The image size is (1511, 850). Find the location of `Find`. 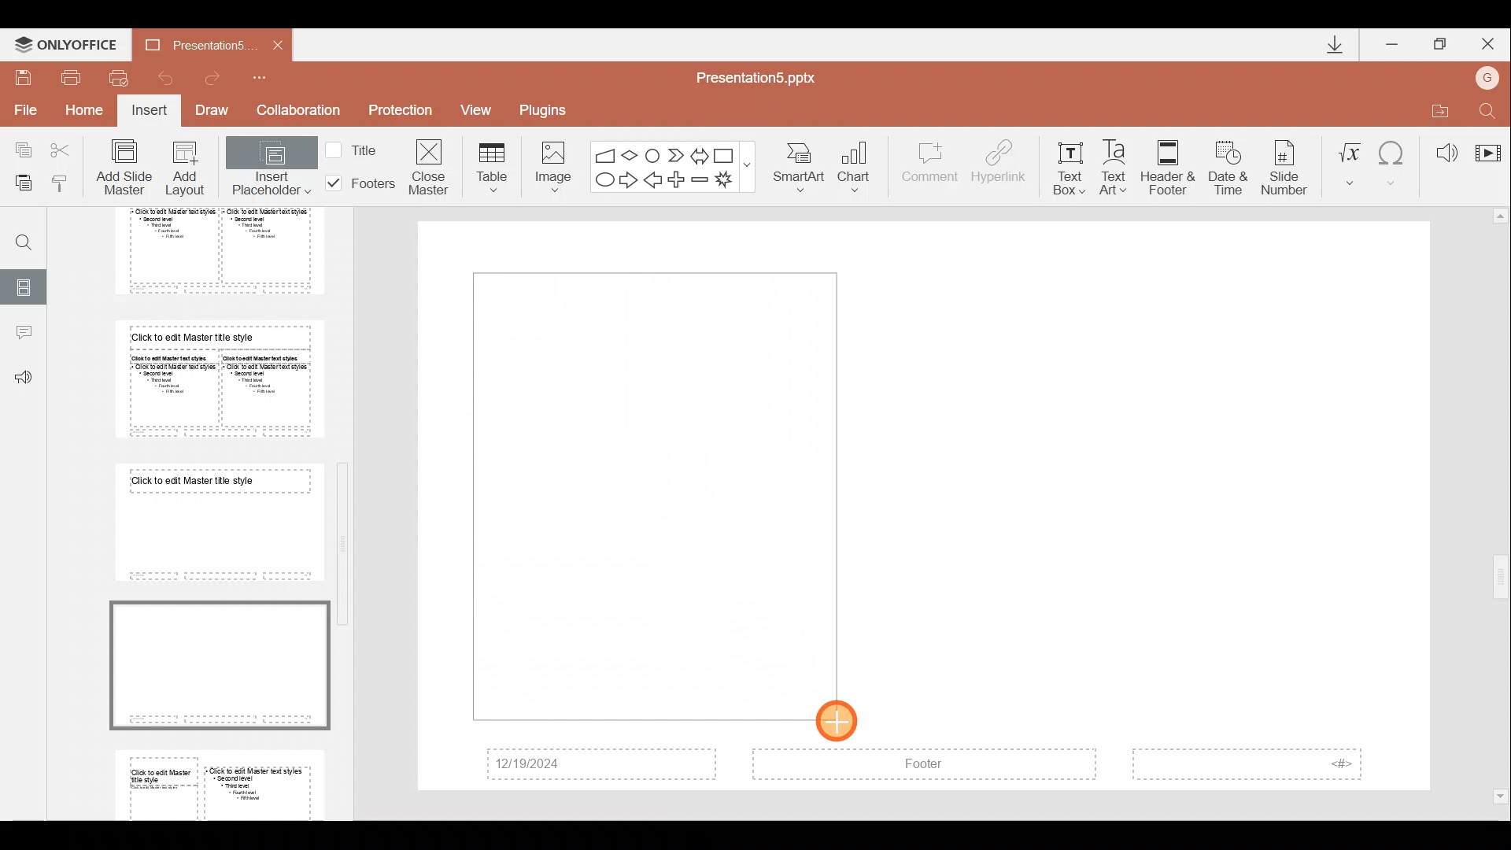

Find is located at coordinates (18, 236).